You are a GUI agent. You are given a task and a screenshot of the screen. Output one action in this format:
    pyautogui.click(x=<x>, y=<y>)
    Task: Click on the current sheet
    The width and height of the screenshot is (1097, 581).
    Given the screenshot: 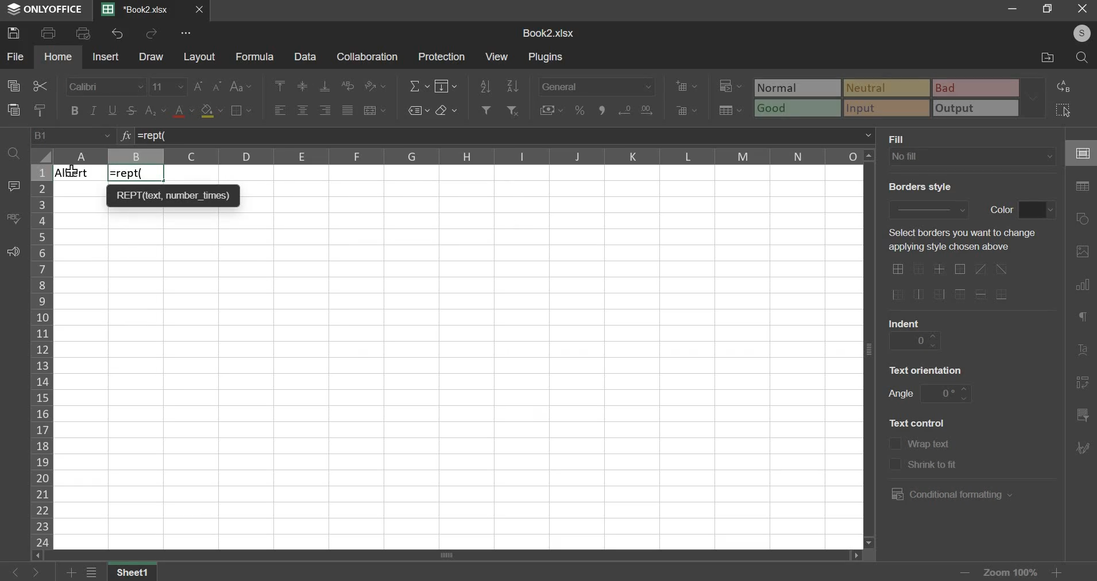 What is the action you would take?
    pyautogui.click(x=140, y=10)
    